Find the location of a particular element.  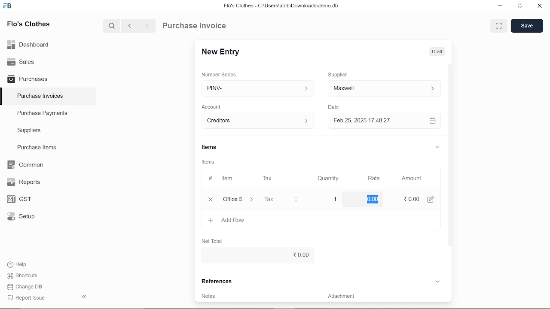

 Add Row is located at coordinates (227, 221).